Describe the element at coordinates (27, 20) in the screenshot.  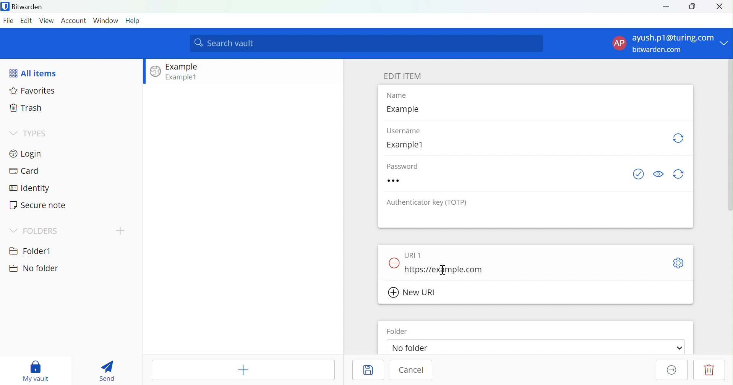
I see `Edit` at that location.